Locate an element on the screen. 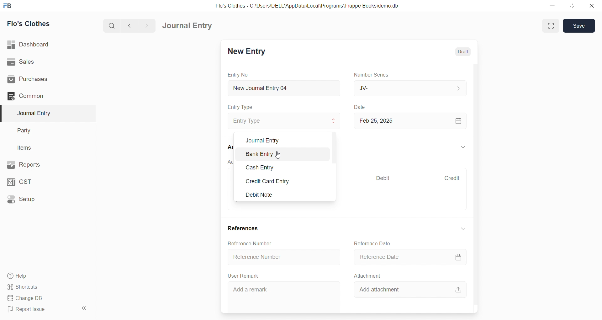 This screenshot has height=320, width=602. Save is located at coordinates (580, 26).